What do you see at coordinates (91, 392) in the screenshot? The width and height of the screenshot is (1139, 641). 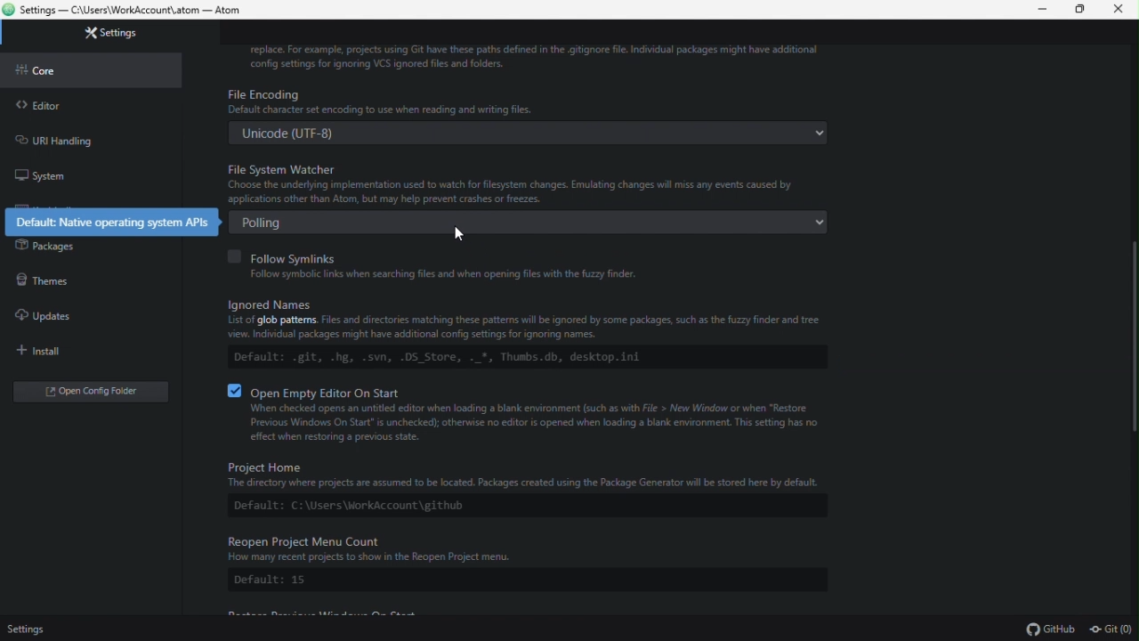 I see `open Config editor` at bounding box center [91, 392].